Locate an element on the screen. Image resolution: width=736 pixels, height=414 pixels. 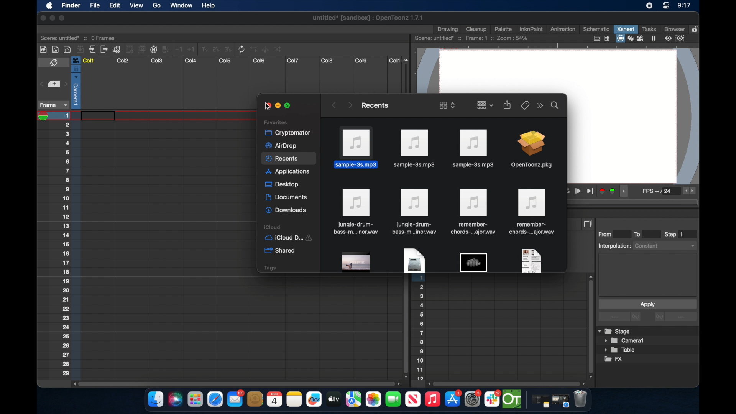
maximize is located at coordinates (289, 106).